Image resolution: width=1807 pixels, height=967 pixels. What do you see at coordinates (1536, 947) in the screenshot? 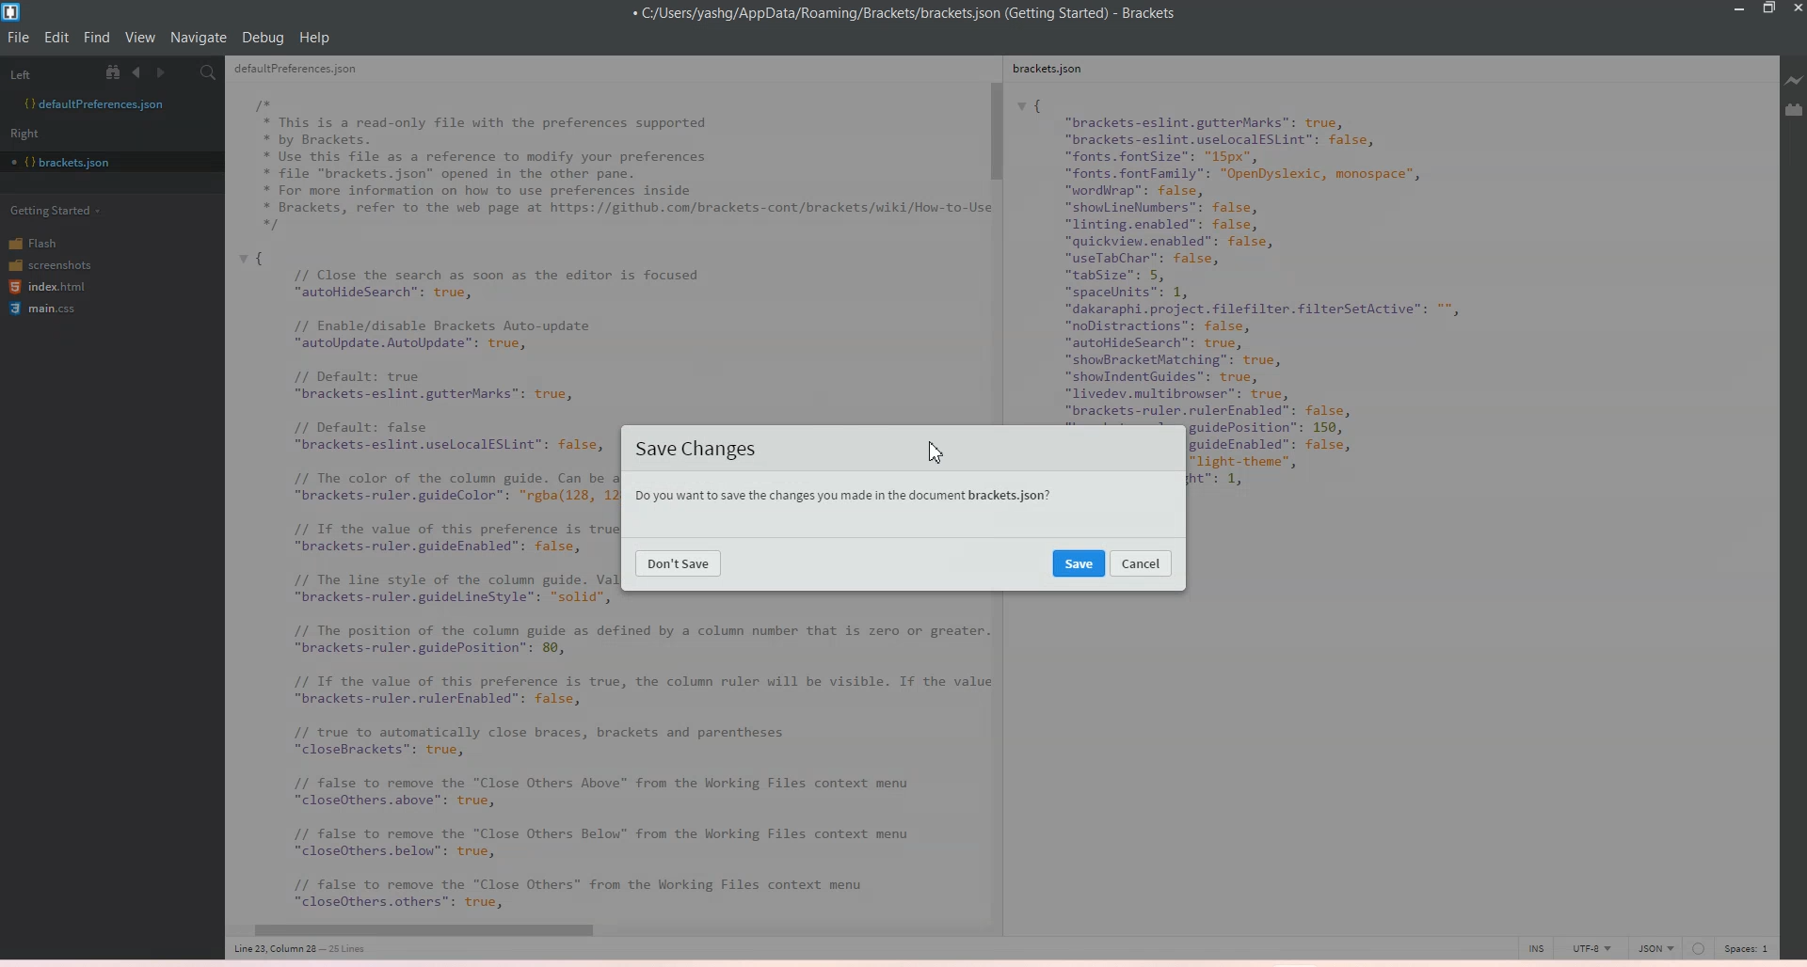
I see `INS` at bounding box center [1536, 947].